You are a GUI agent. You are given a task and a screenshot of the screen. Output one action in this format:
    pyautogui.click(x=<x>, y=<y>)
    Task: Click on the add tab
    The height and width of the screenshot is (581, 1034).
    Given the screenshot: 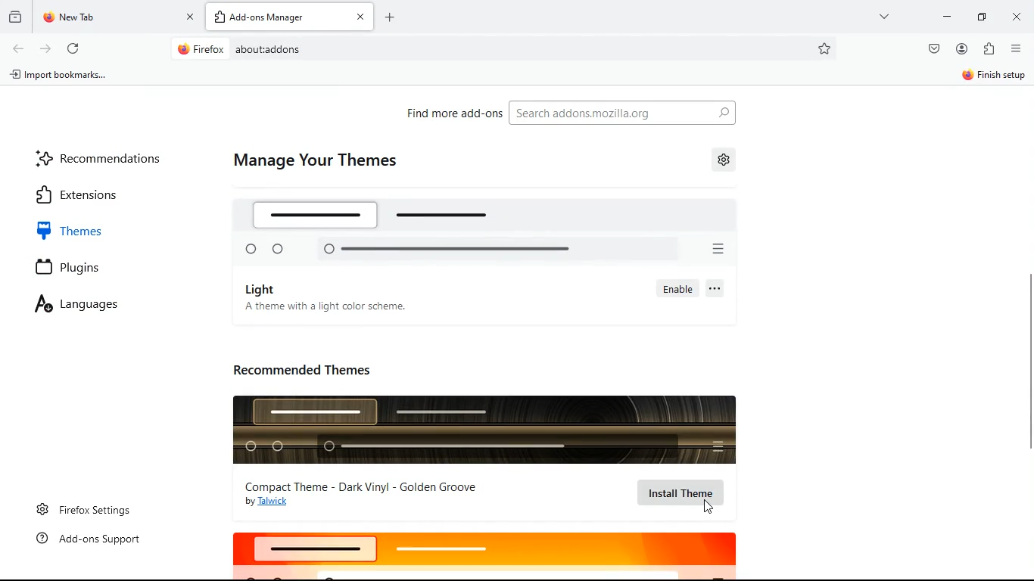 What is the action you would take?
    pyautogui.click(x=222, y=18)
    